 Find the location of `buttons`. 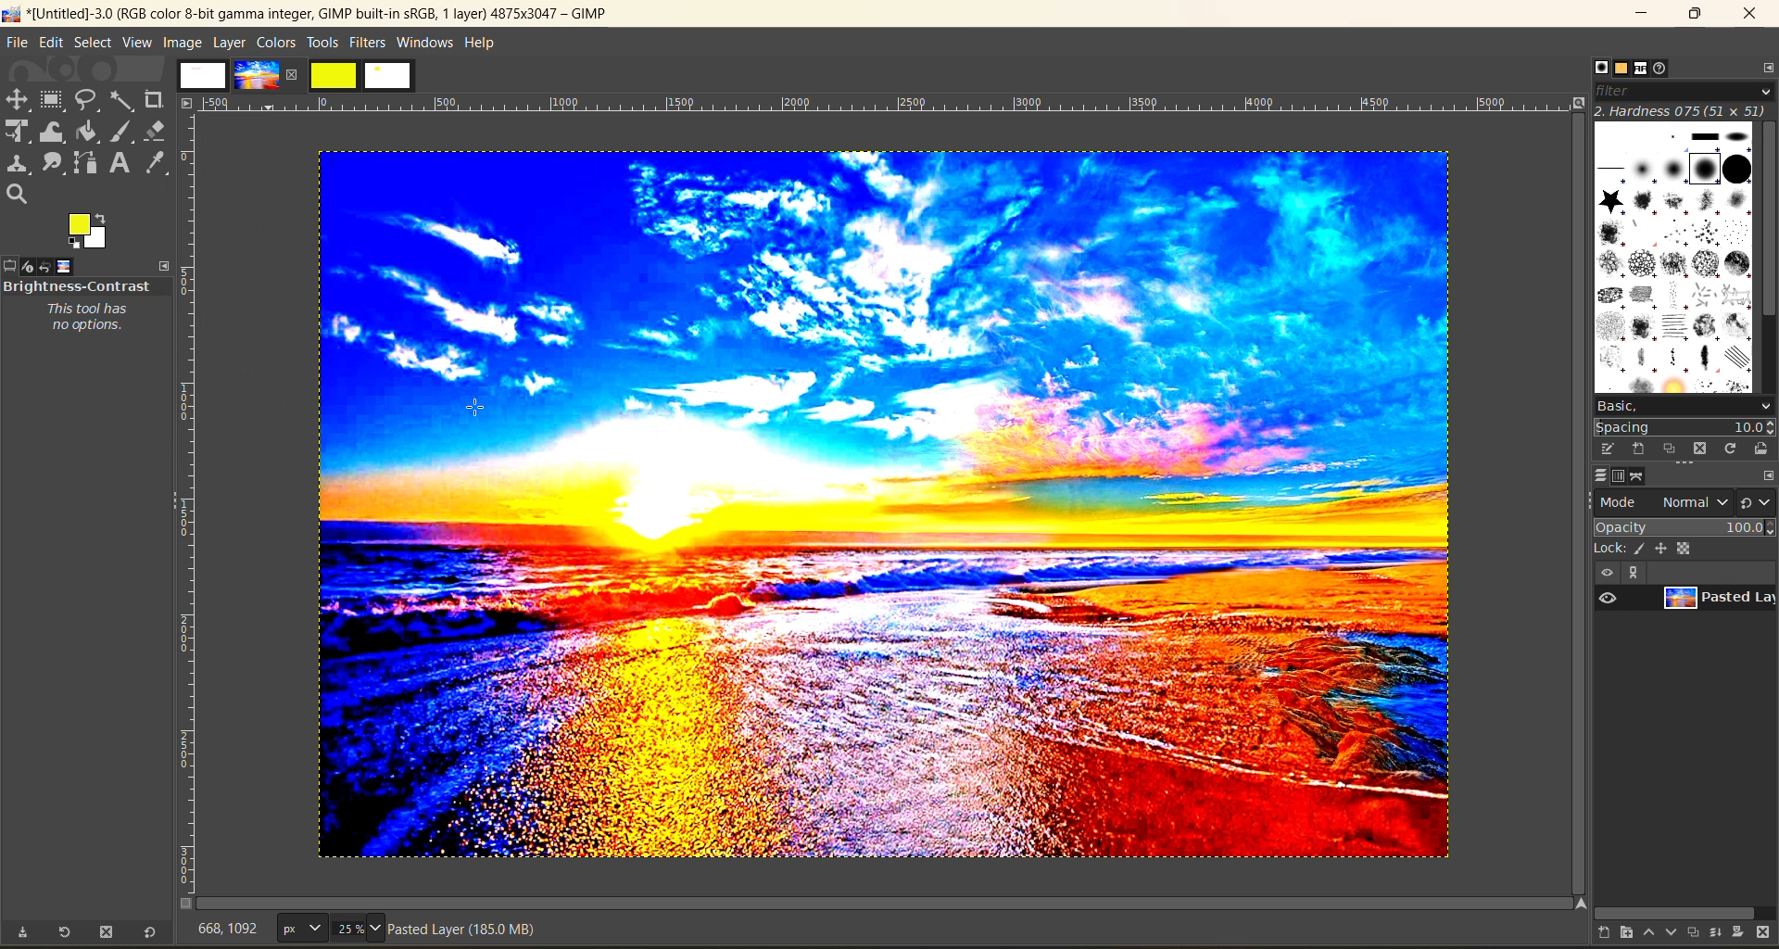

buttons is located at coordinates (1632, 574).